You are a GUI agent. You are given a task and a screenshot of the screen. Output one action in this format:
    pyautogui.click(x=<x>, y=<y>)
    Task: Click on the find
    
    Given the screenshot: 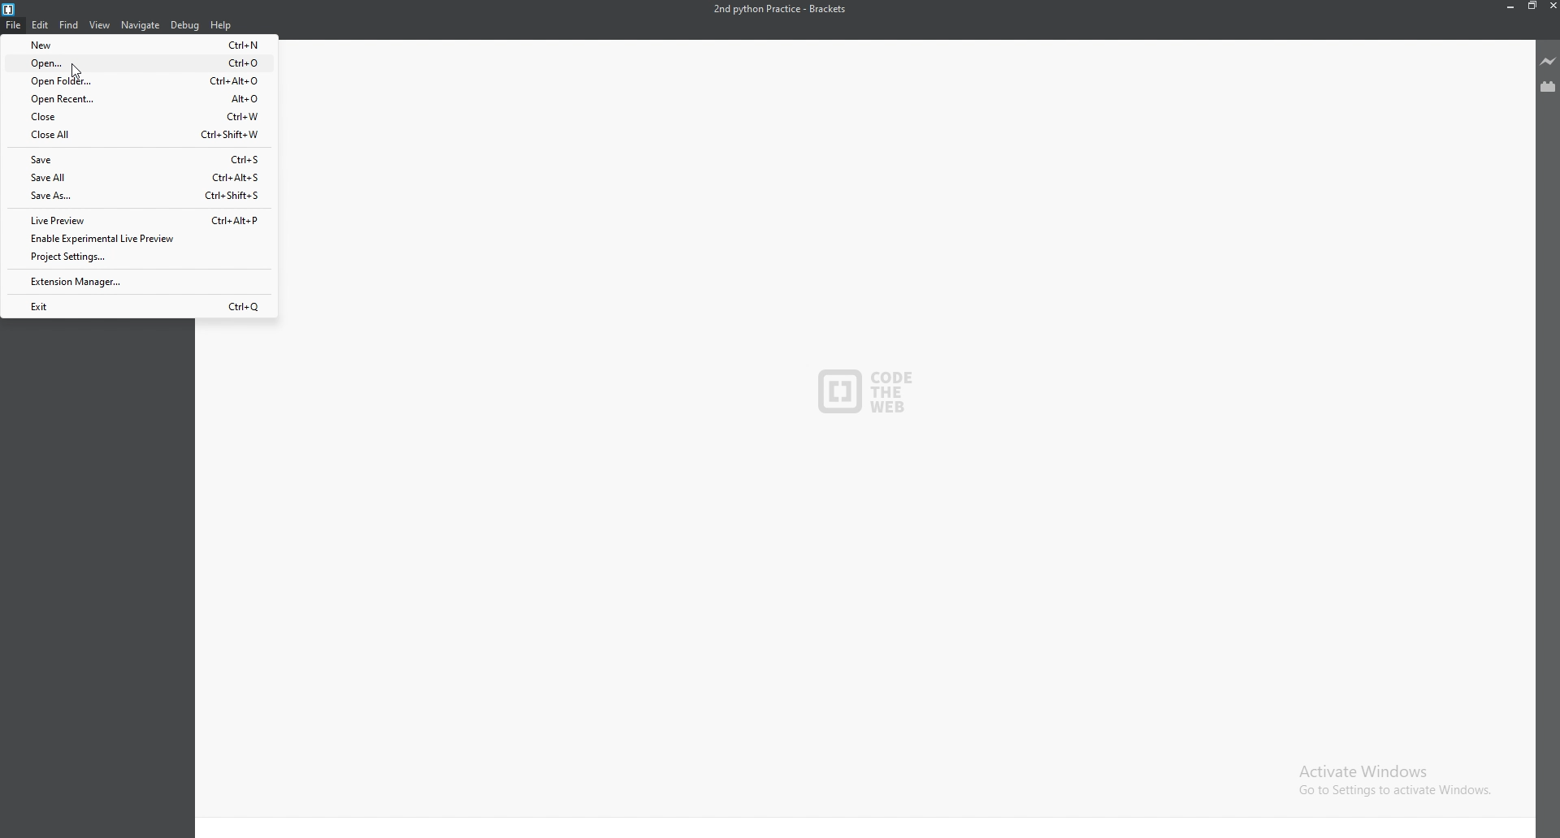 What is the action you would take?
    pyautogui.click(x=69, y=25)
    